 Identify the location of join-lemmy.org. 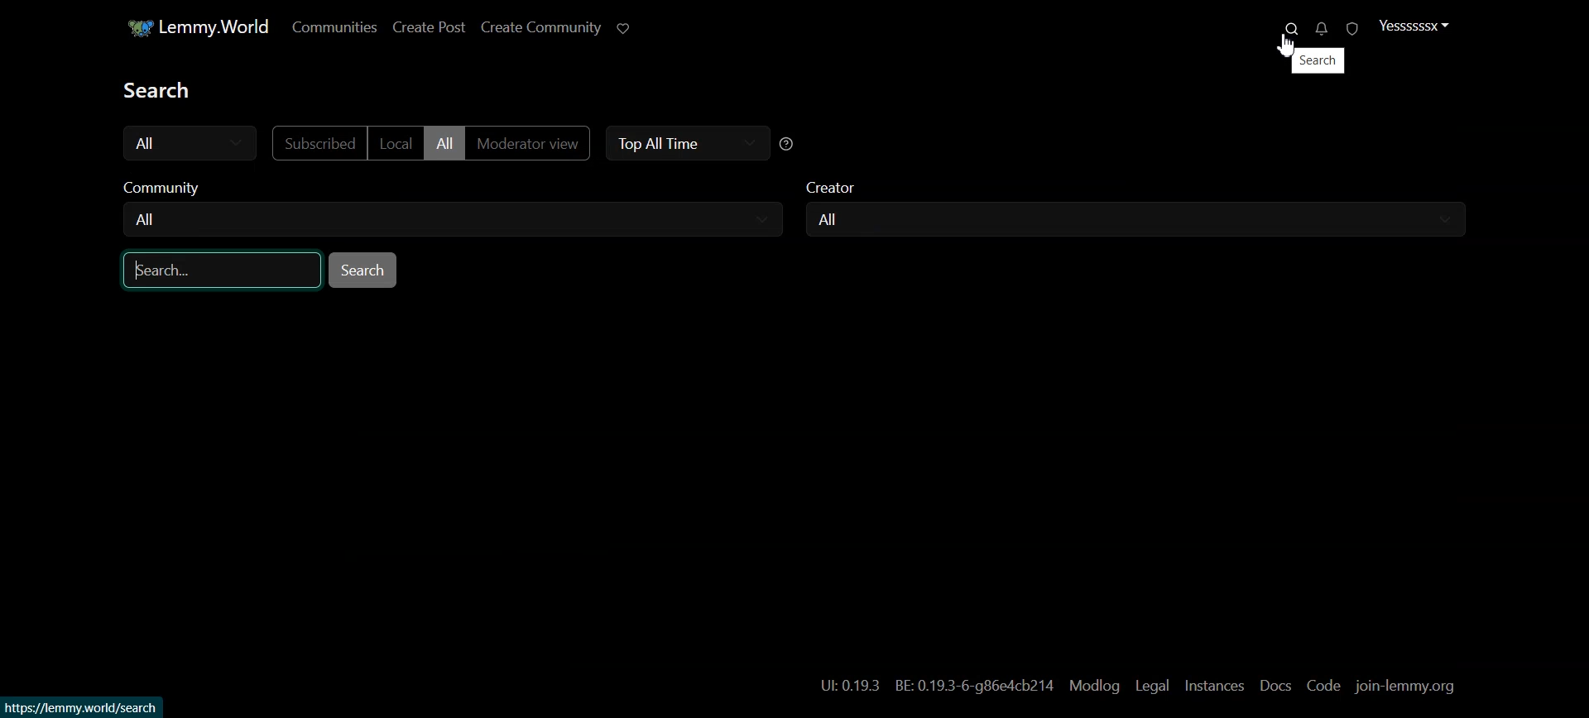
(1407, 687).